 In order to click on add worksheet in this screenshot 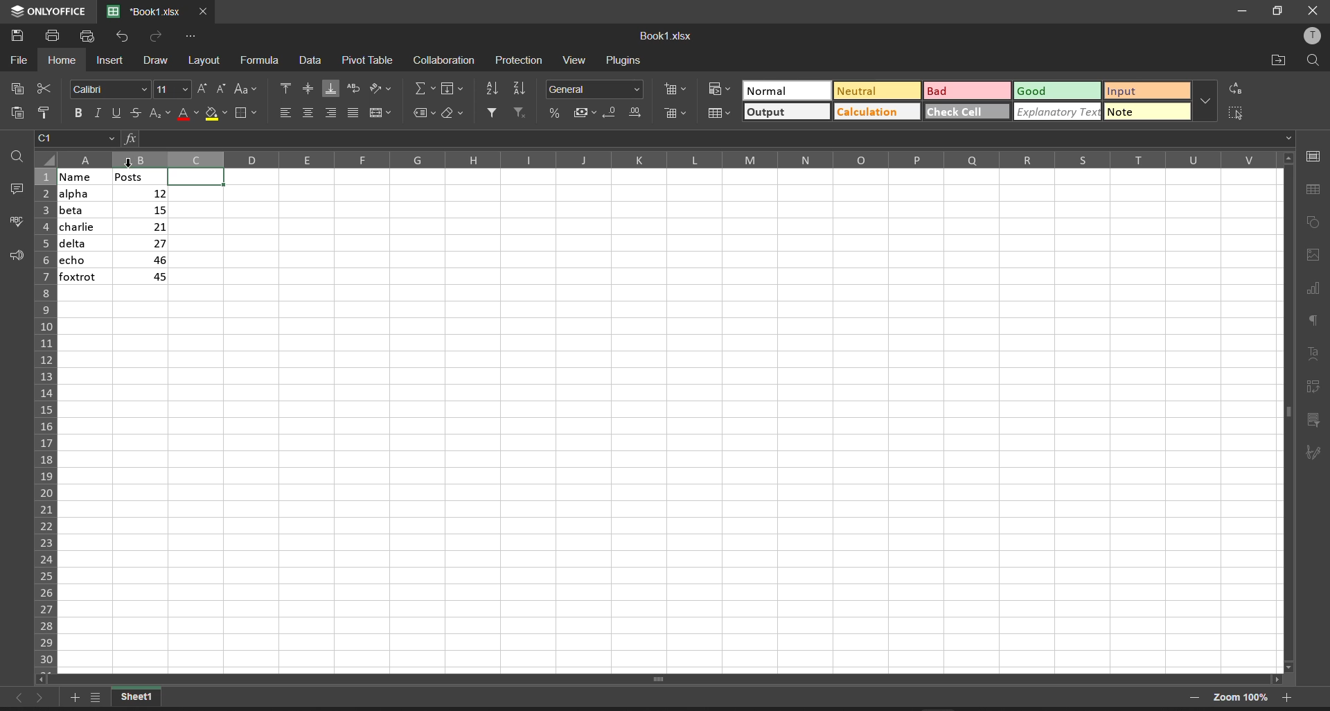, I will do `click(74, 696)`.